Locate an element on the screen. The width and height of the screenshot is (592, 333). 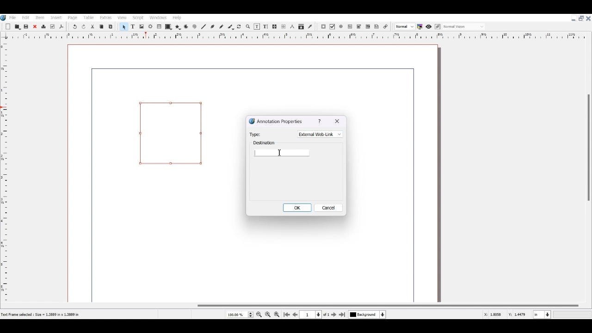
Redo is located at coordinates (84, 27).